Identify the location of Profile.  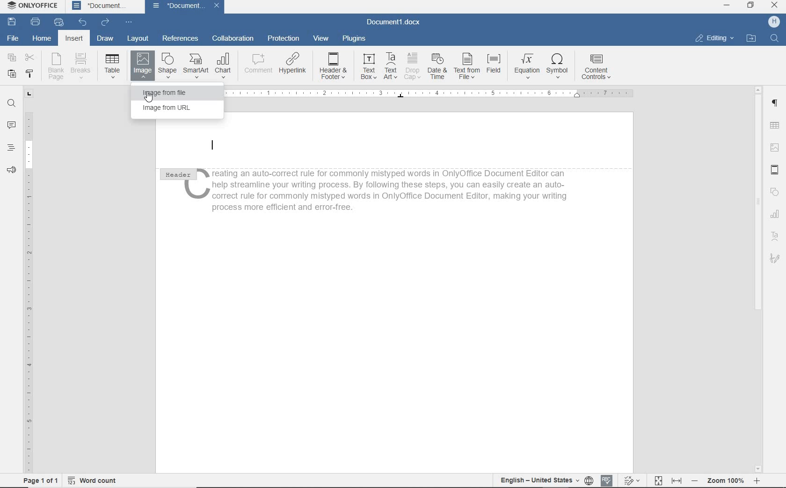
(774, 22).